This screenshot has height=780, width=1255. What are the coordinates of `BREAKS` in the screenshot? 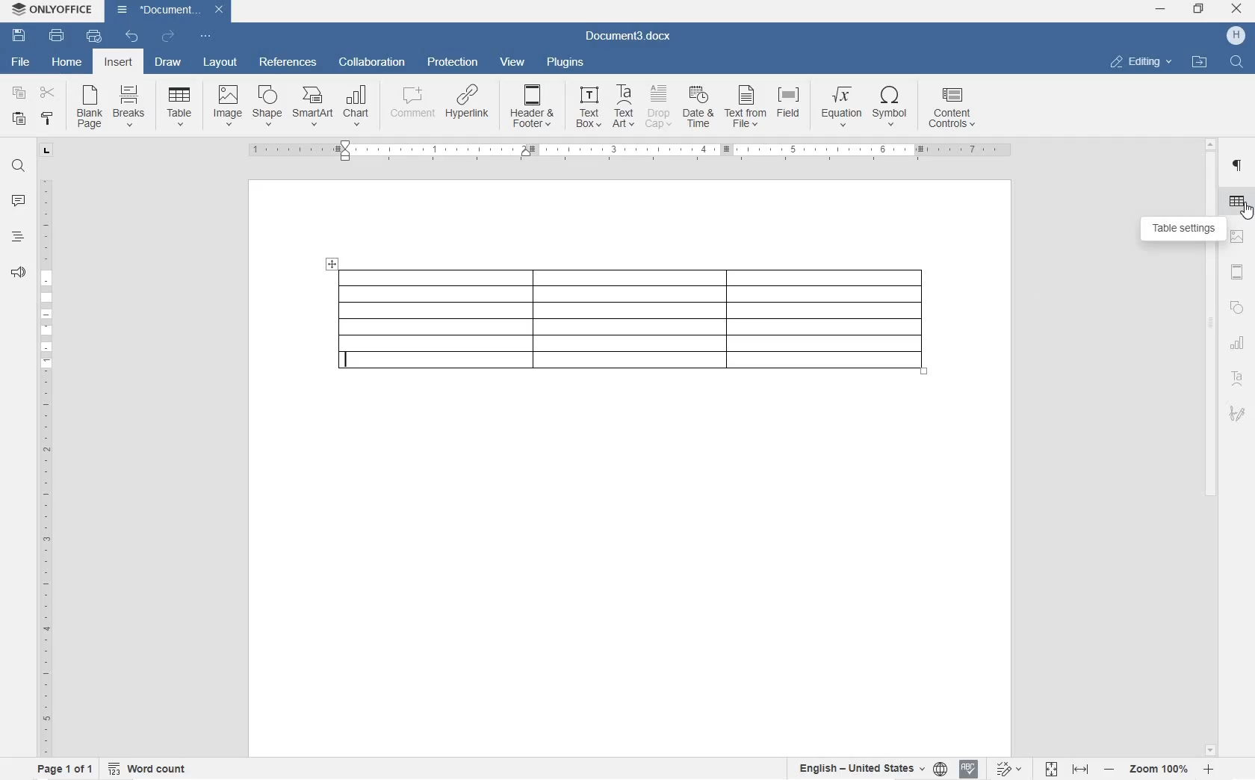 It's located at (131, 107).